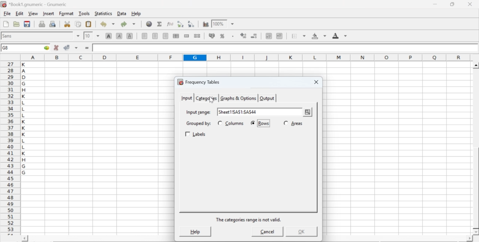 The image size is (479, 242). I want to click on undo, so click(107, 24).